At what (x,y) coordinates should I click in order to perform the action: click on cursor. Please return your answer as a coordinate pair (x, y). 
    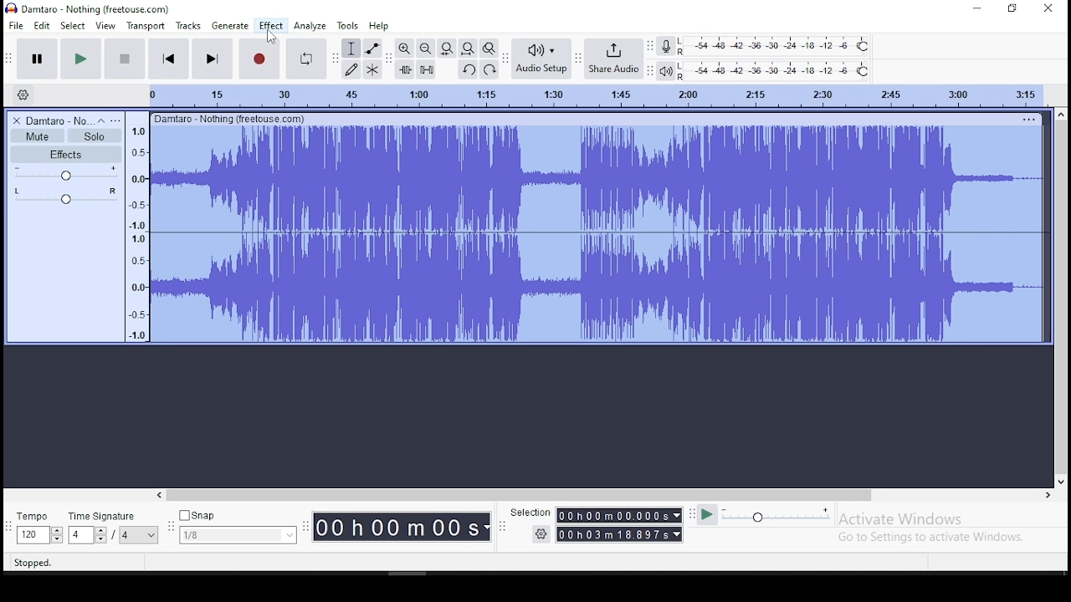
    Looking at the image, I should click on (273, 38).